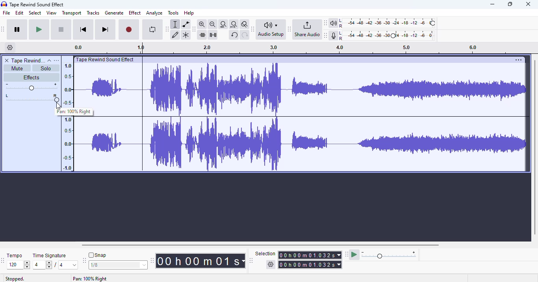  I want to click on 120, so click(18, 265).